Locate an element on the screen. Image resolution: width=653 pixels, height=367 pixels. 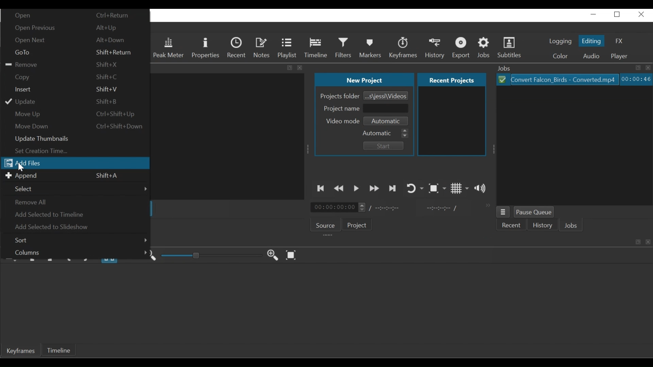
close is located at coordinates (642, 15).